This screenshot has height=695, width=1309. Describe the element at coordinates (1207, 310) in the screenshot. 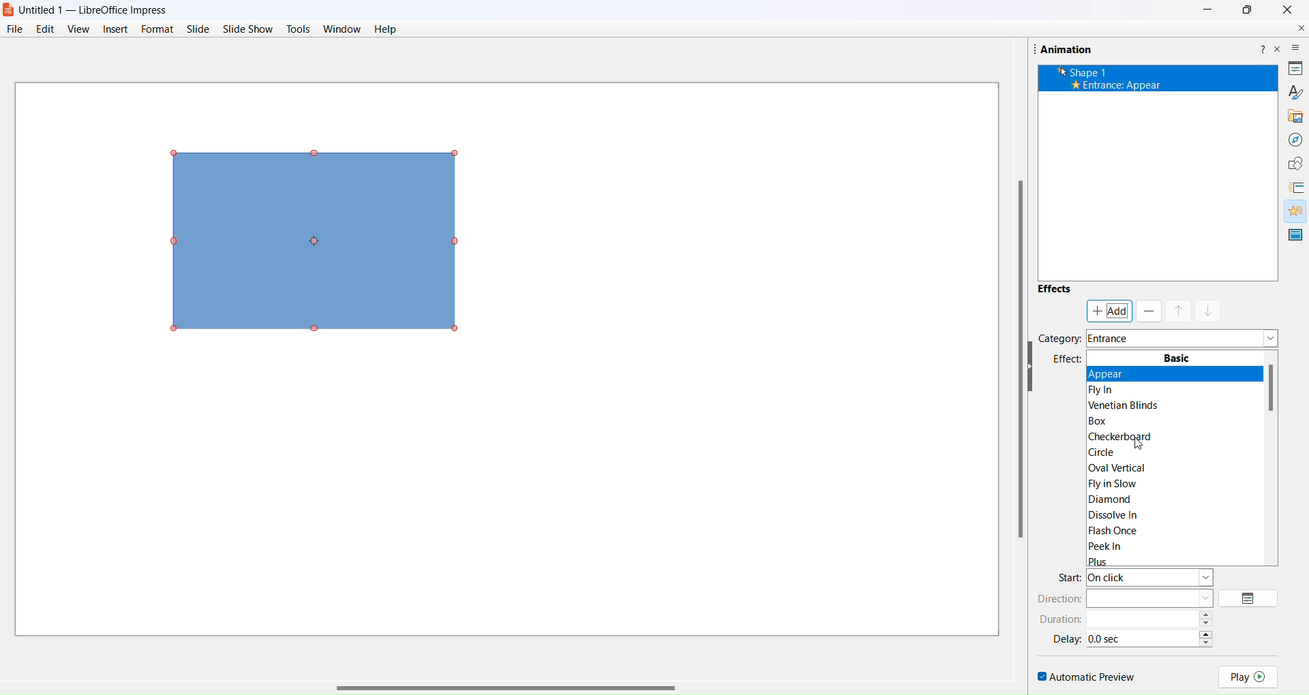

I see `mask down` at that location.